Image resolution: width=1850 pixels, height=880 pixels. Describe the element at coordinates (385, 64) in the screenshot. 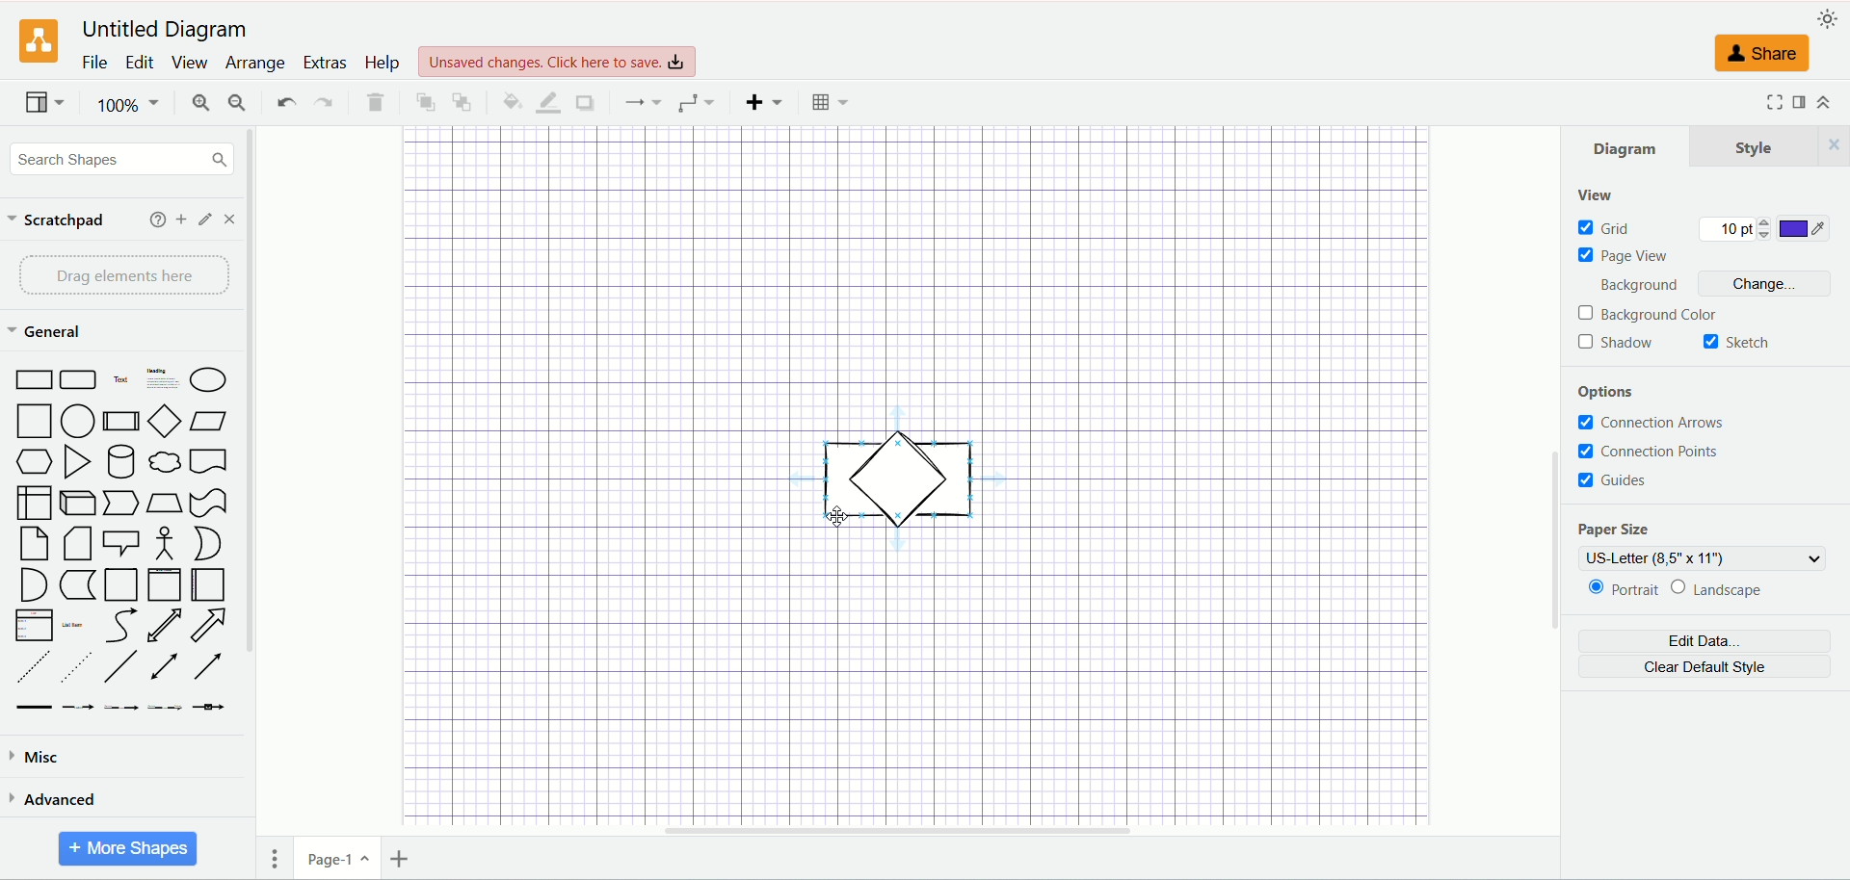

I see `help` at that location.